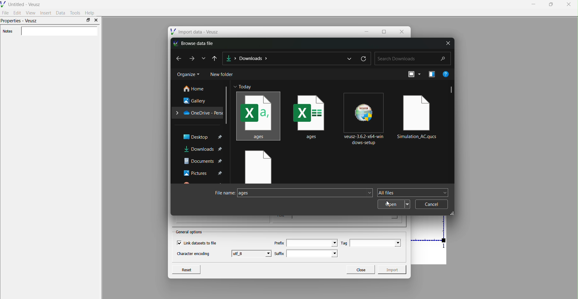 Image resolution: width=578 pixels, height=299 pixels. What do you see at coordinates (203, 173) in the screenshot?
I see `Pictures` at bounding box center [203, 173].